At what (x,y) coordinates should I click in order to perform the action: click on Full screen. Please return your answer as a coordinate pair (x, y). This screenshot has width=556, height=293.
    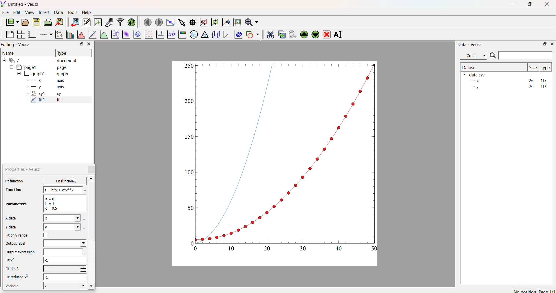
    Looking at the image, I should click on (169, 22).